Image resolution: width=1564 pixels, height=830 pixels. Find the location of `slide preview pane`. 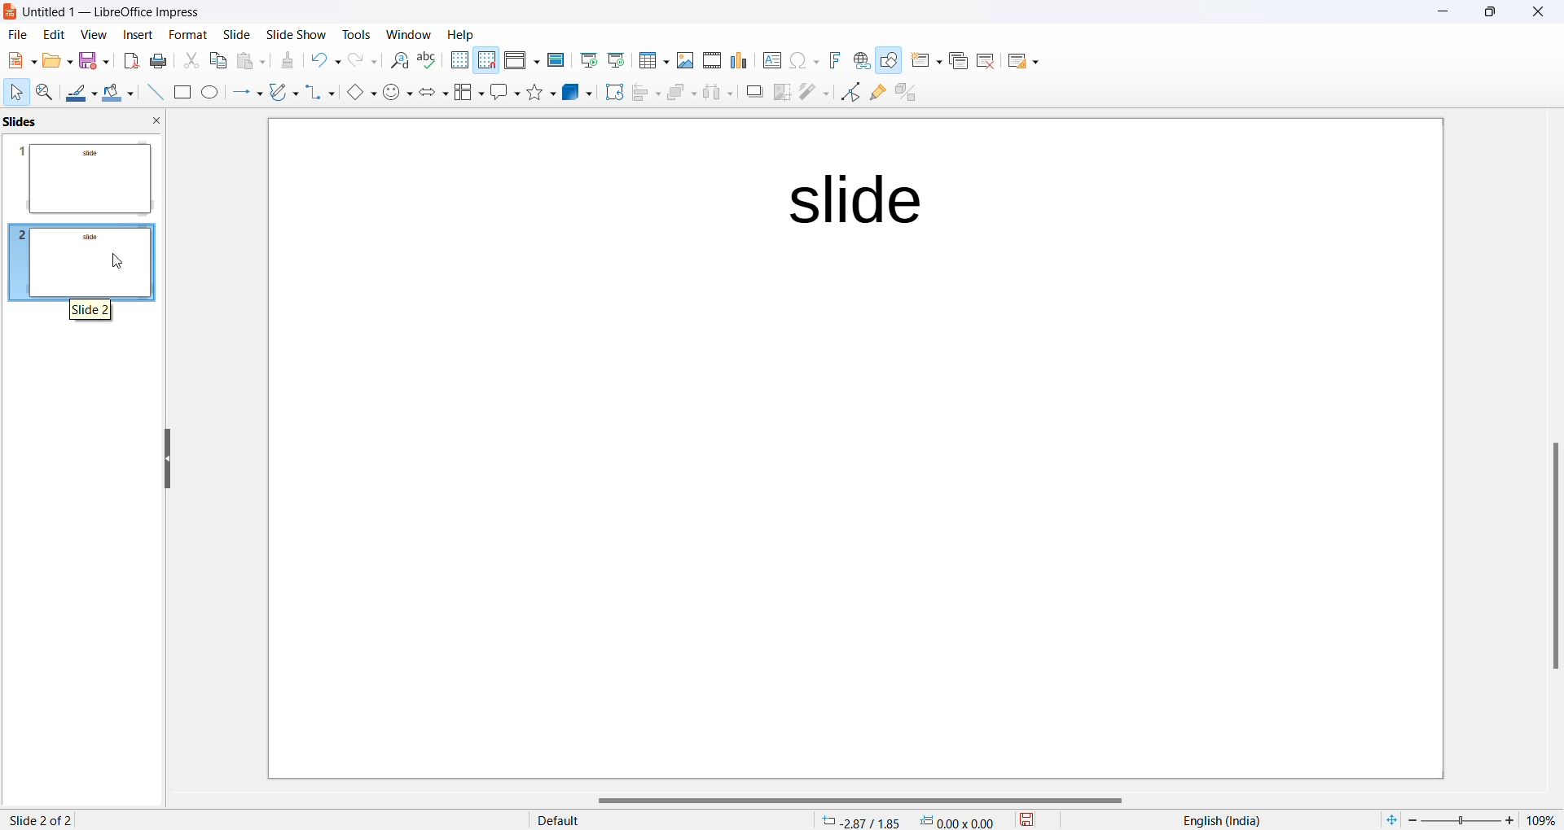

slide preview pane is located at coordinates (32, 121).